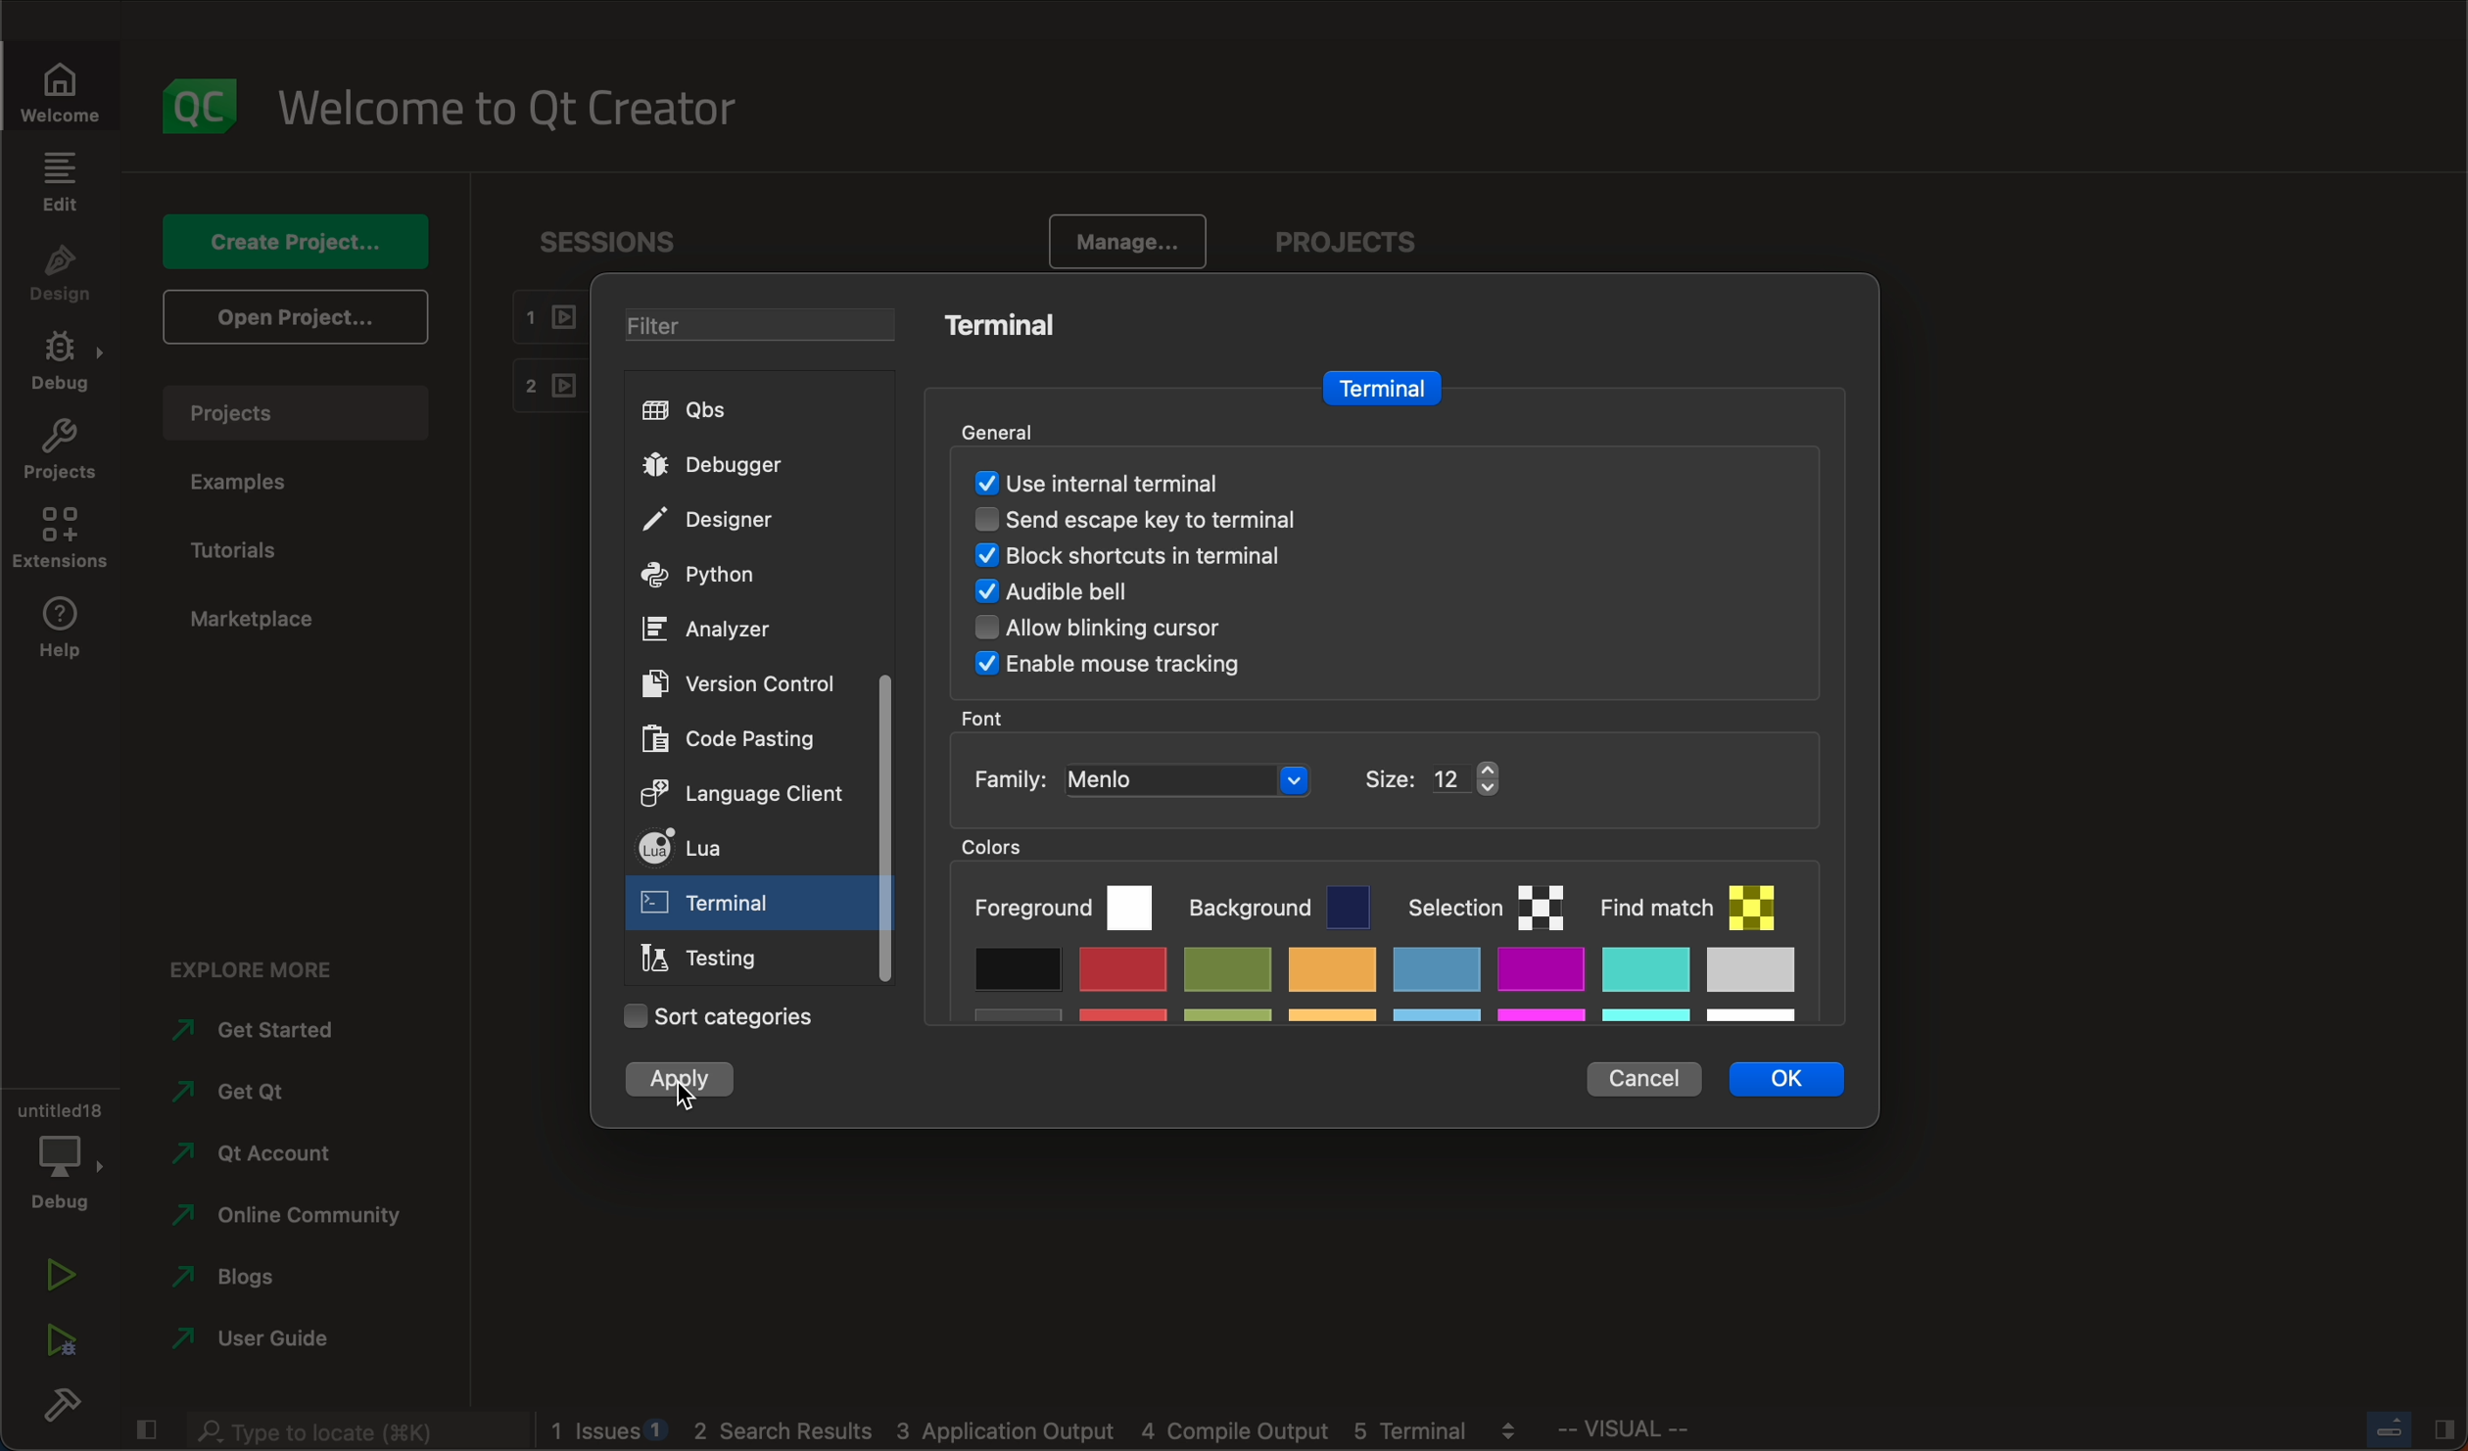 The width and height of the screenshot is (2468, 1451). Describe the element at coordinates (1344, 235) in the screenshot. I see `projects` at that location.